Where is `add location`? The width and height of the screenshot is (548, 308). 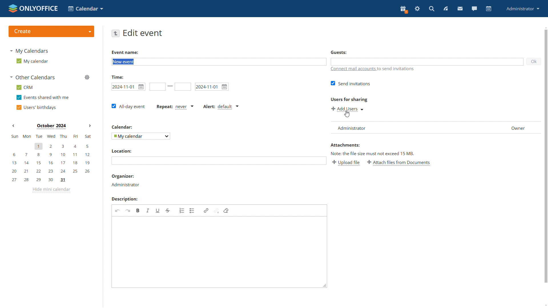
add location is located at coordinates (219, 160).